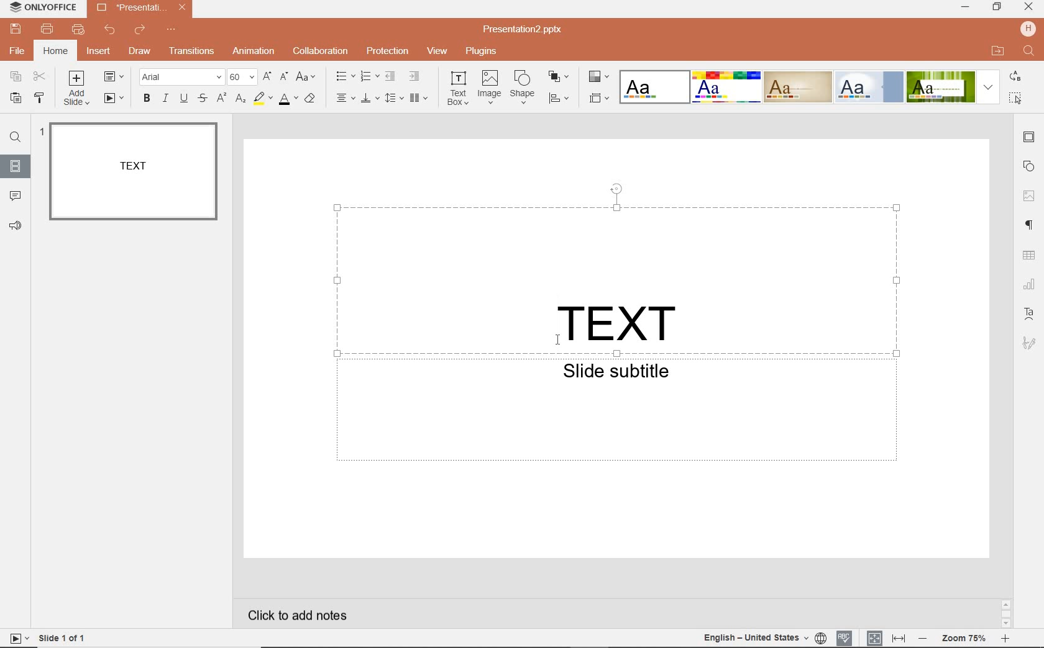 This screenshot has width=1044, height=648. What do you see at coordinates (133, 172) in the screenshot?
I see `SLIDE1` at bounding box center [133, 172].